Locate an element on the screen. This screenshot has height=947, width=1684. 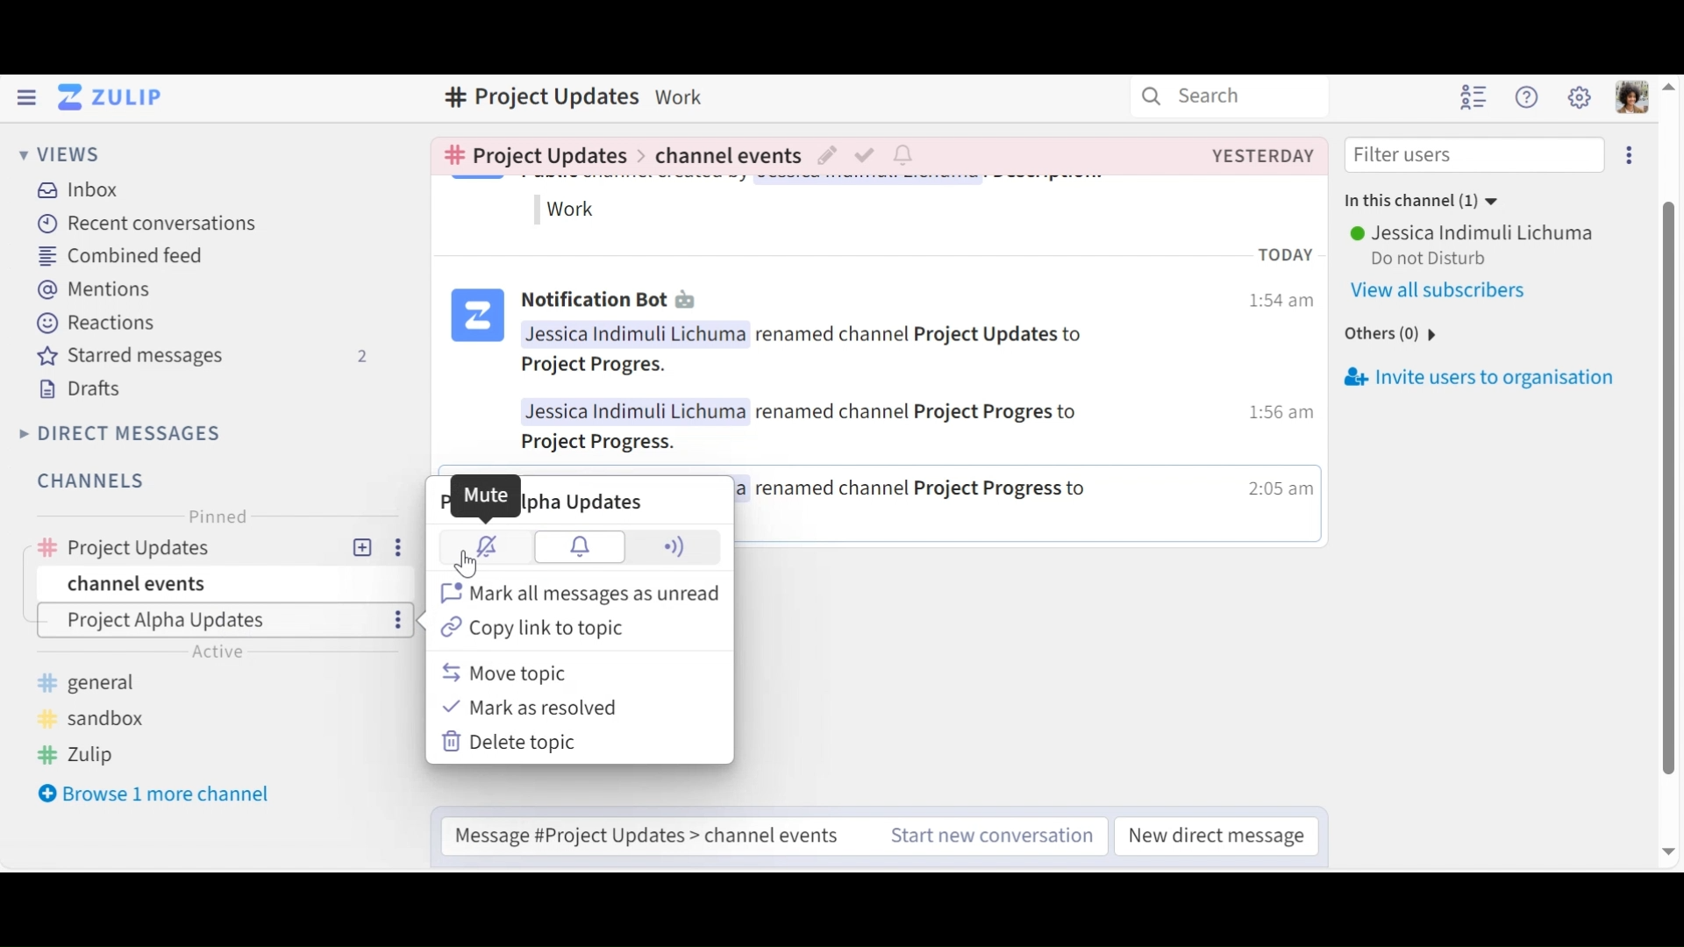
work is located at coordinates (574, 210).